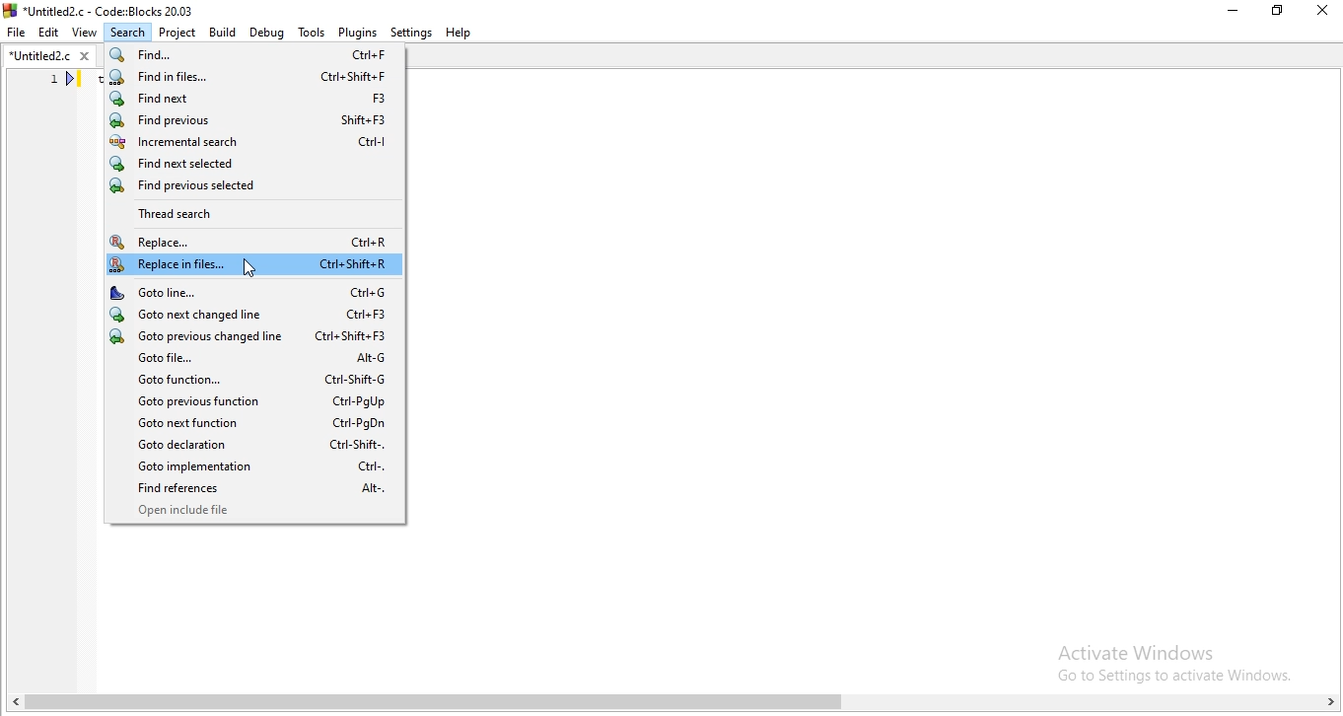 The image size is (1343, 716). Describe the element at coordinates (48, 58) in the screenshot. I see `*untitled2.c` at that location.